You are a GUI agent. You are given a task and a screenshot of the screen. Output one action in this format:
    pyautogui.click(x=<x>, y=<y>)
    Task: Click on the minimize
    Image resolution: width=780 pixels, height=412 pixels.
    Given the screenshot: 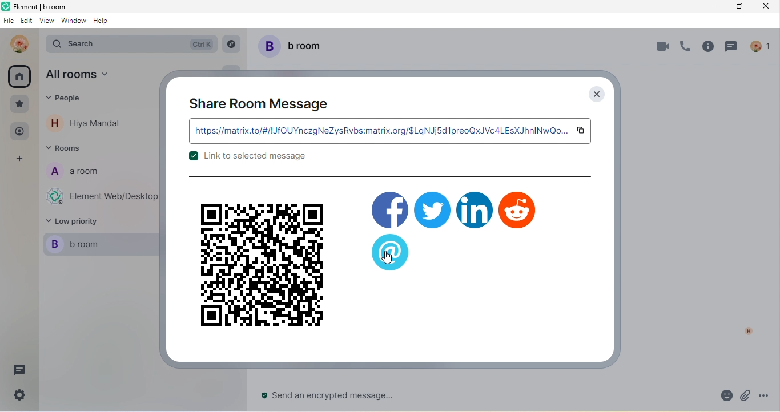 What is the action you would take?
    pyautogui.click(x=713, y=7)
    